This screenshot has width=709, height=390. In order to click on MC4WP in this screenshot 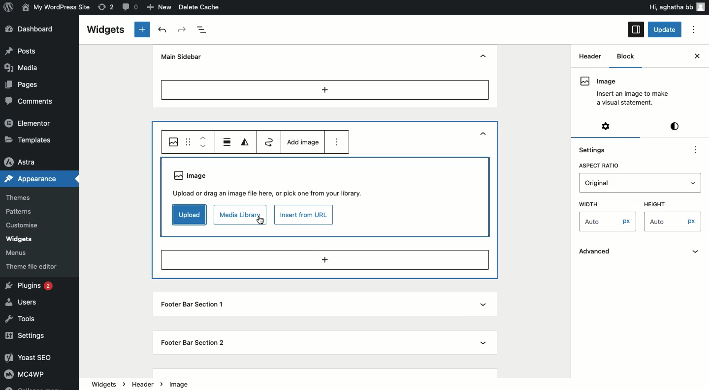, I will do `click(24, 373)`.